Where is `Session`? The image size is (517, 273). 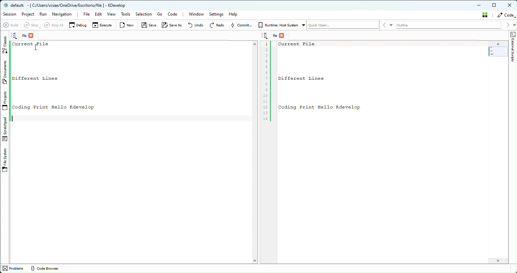 Session is located at coordinates (10, 15).